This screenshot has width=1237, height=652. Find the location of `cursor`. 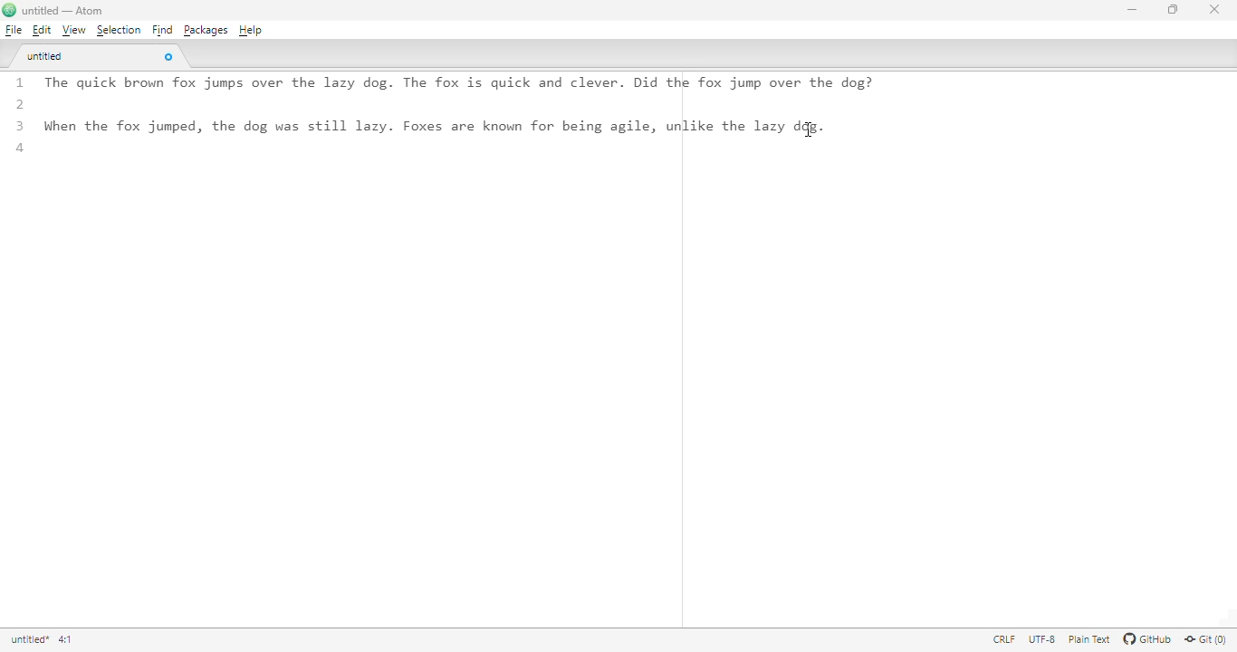

cursor is located at coordinates (810, 129).